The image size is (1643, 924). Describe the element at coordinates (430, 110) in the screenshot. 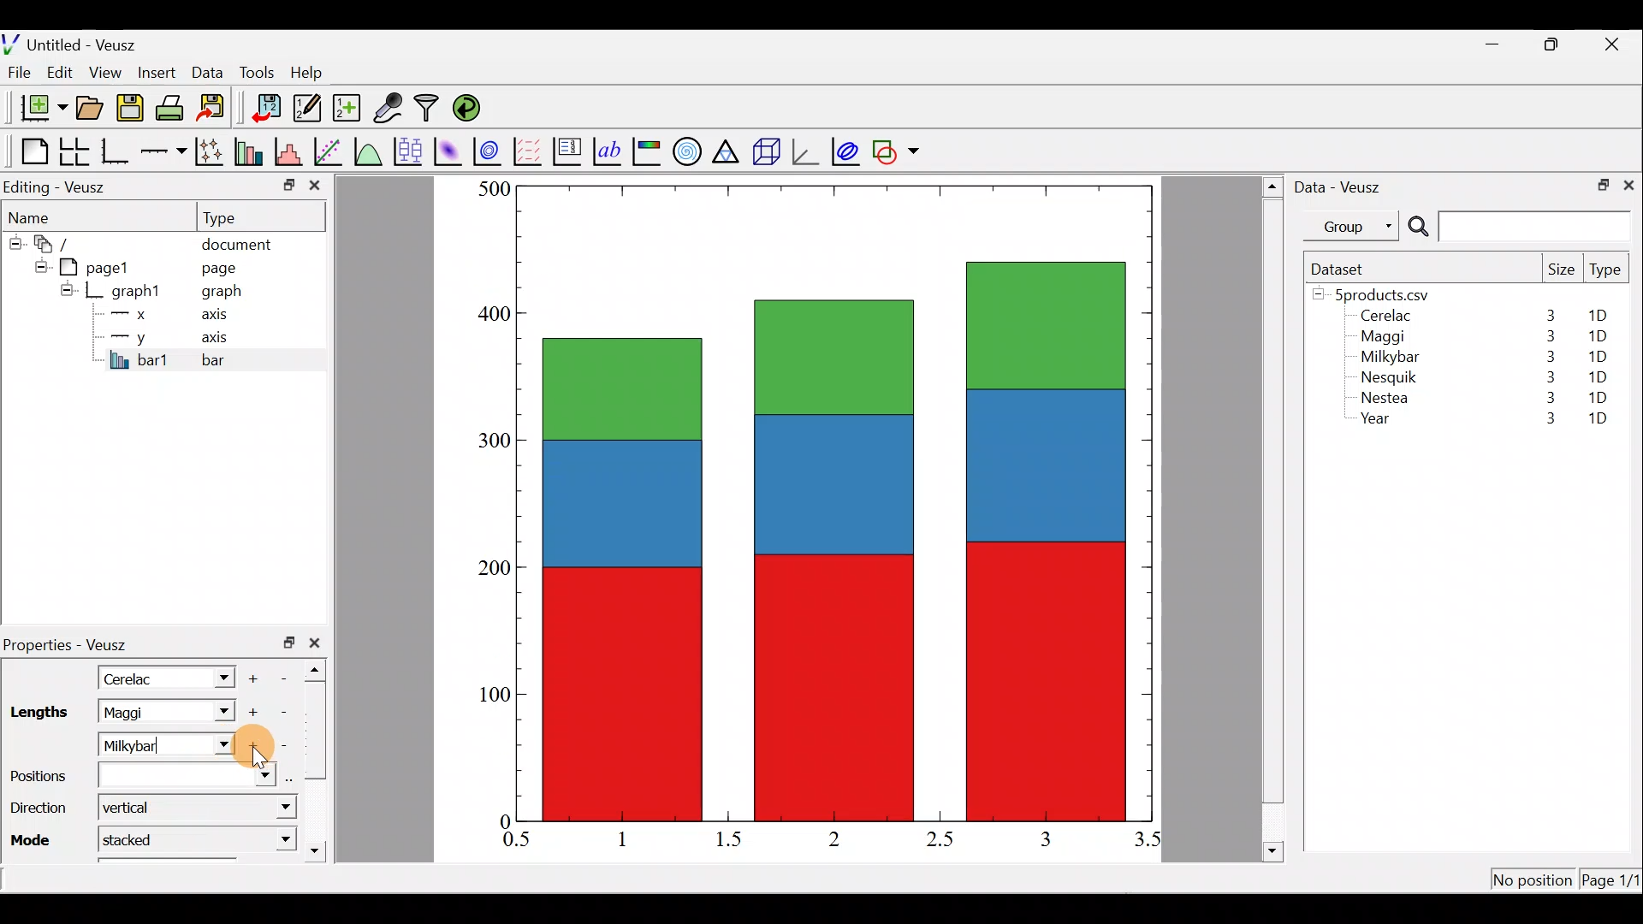

I see `Filter data` at that location.